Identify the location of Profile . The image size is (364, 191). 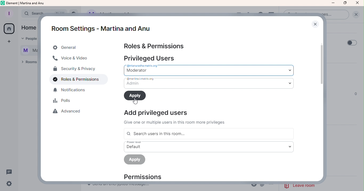
(9, 12).